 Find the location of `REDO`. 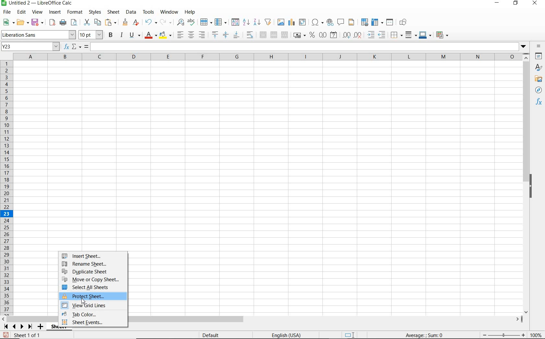

REDO is located at coordinates (165, 21).